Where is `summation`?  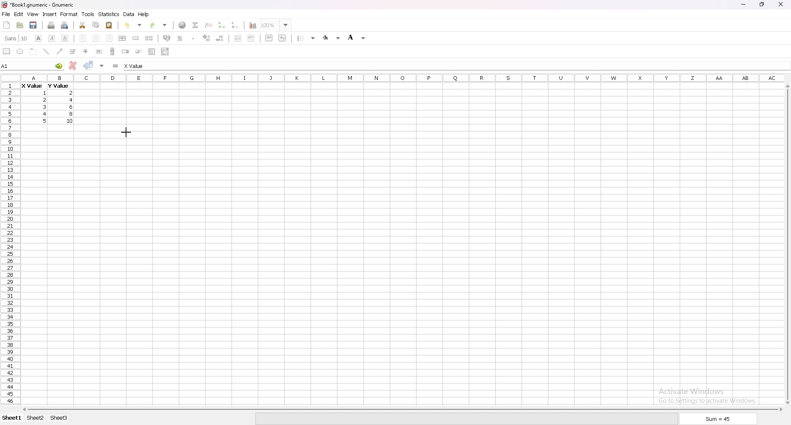 summation is located at coordinates (195, 25).